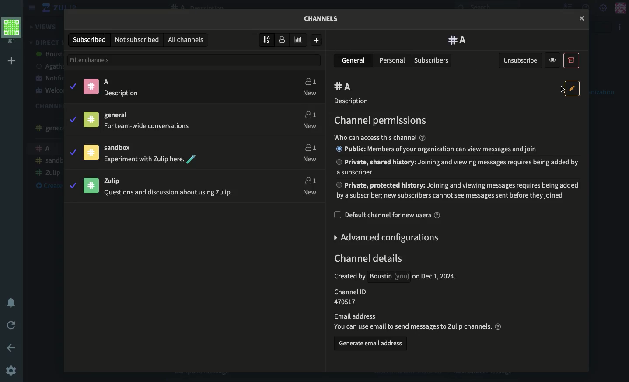 The height and width of the screenshot is (382, 629). What do you see at coordinates (355, 60) in the screenshot?
I see `General` at bounding box center [355, 60].